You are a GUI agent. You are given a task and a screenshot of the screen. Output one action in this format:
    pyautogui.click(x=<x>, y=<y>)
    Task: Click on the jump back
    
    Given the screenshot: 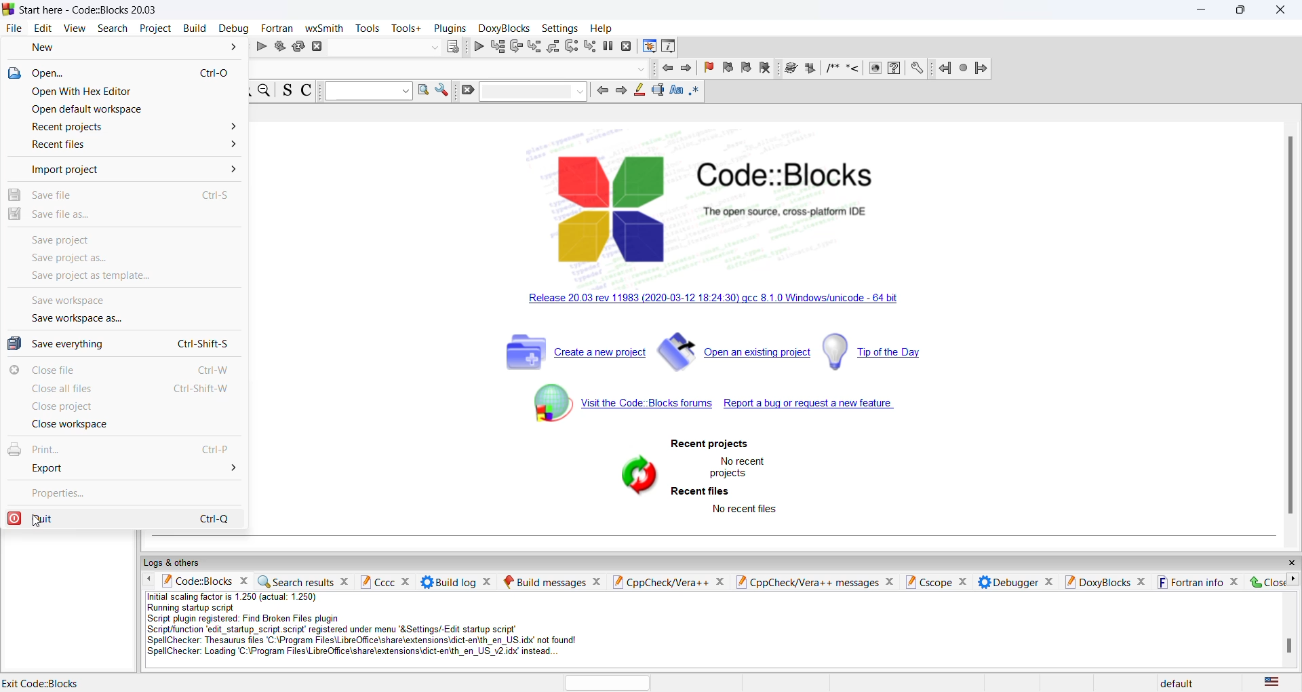 What is the action you would take?
    pyautogui.click(x=942, y=69)
    